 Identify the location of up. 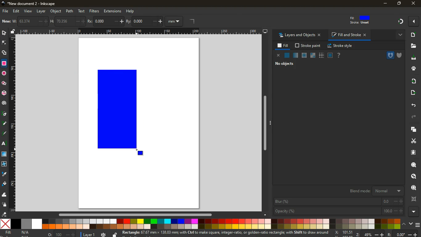
(405, 224).